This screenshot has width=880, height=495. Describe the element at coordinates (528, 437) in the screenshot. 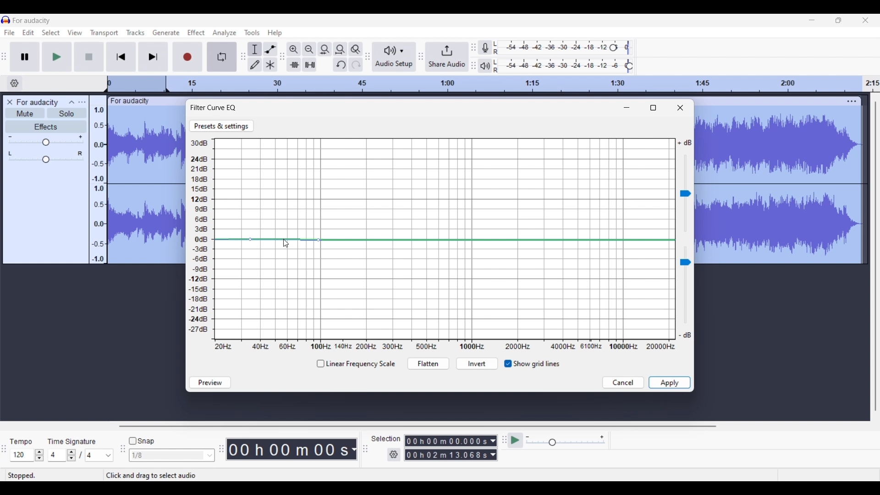

I see `Min. playback speed` at that location.